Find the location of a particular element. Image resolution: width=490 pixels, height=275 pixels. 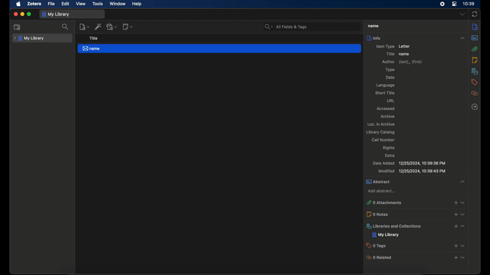

o attachments is located at coordinates (386, 203).